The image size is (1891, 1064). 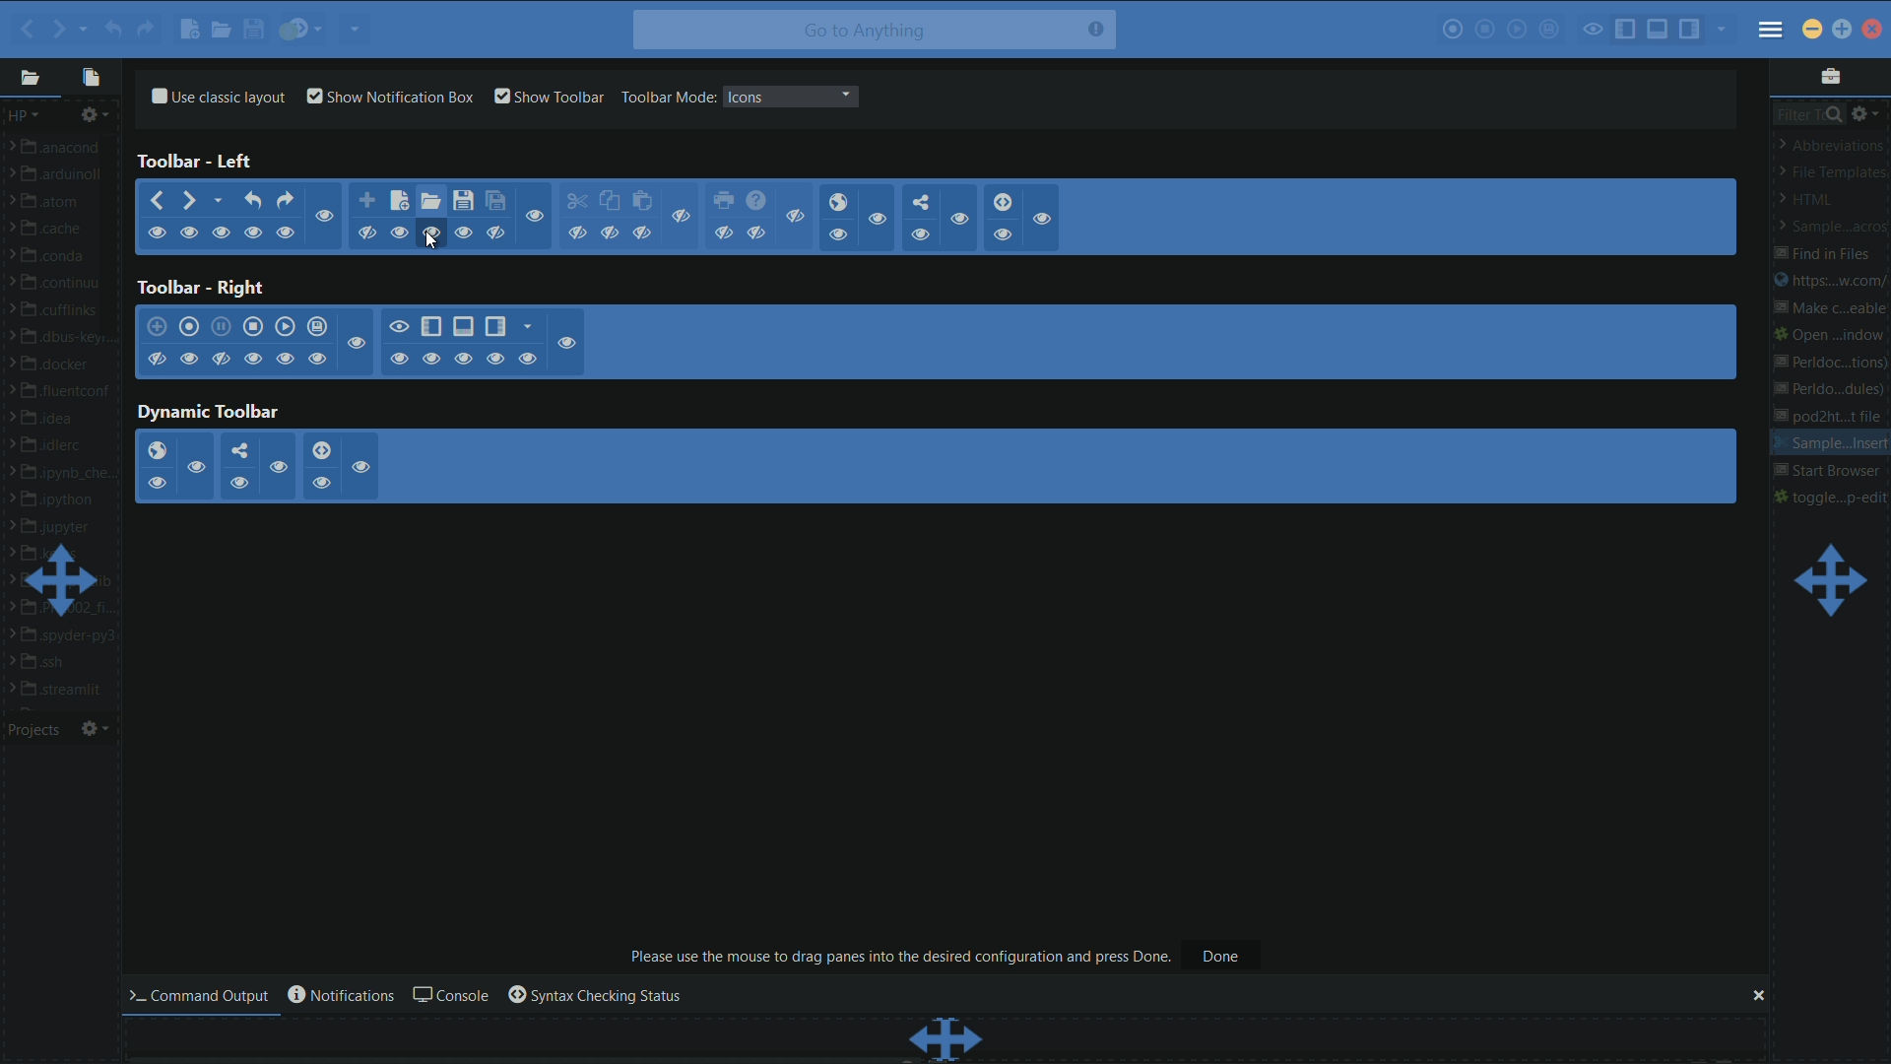 What do you see at coordinates (536, 216) in the screenshot?
I see `show/hide` at bounding box center [536, 216].